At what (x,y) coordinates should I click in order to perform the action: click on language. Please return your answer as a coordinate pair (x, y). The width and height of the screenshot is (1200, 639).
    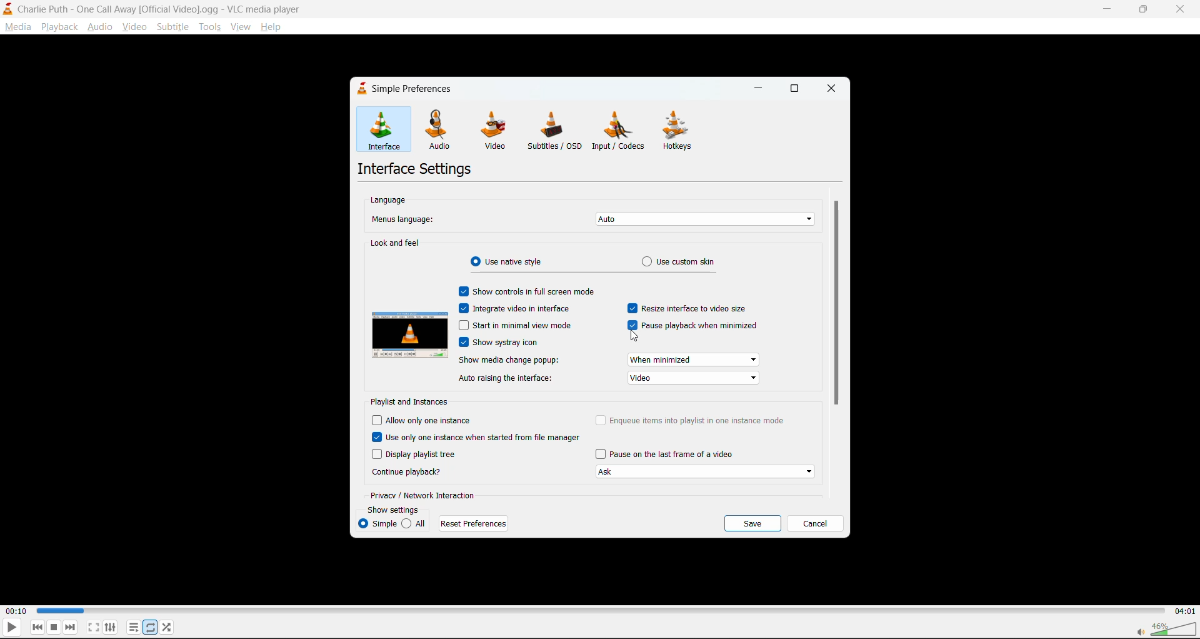
    Looking at the image, I should click on (389, 199).